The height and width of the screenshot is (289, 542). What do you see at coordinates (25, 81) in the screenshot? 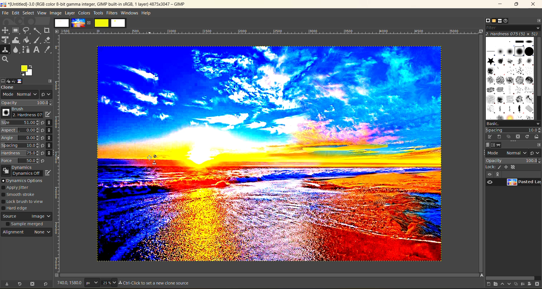
I see `image` at bounding box center [25, 81].